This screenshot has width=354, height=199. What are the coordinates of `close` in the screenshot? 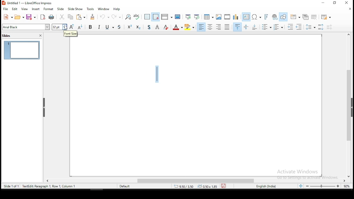 It's located at (40, 36).